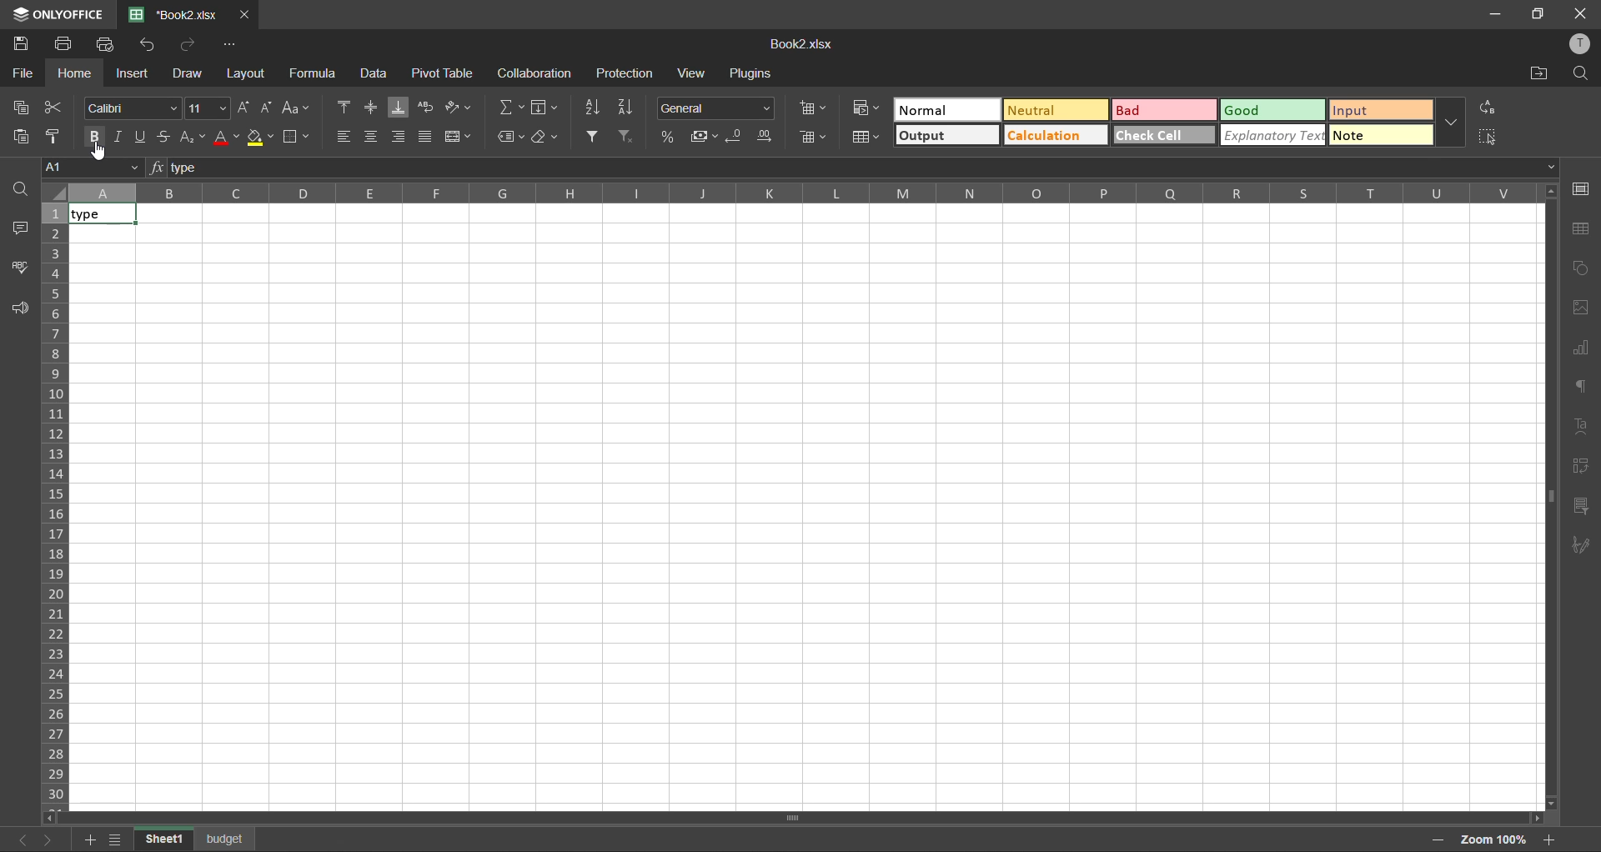 This screenshot has height=852, width=1601. Describe the element at coordinates (54, 108) in the screenshot. I see `cut` at that location.